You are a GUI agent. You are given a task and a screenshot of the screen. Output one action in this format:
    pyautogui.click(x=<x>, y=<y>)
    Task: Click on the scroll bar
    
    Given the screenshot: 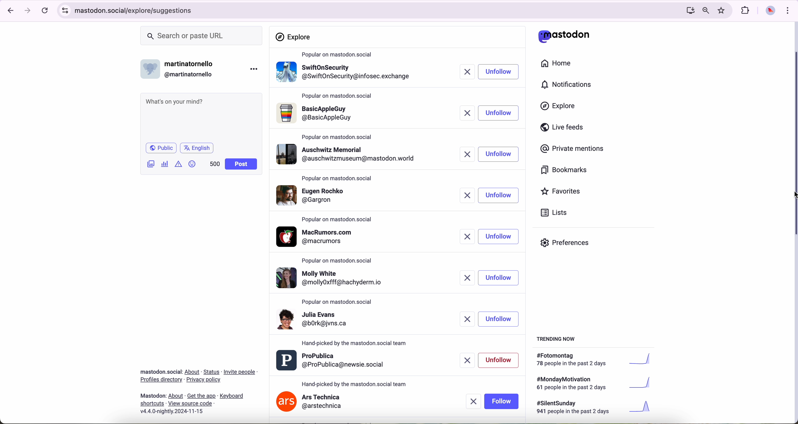 What is the action you would take?
    pyautogui.click(x=793, y=145)
    